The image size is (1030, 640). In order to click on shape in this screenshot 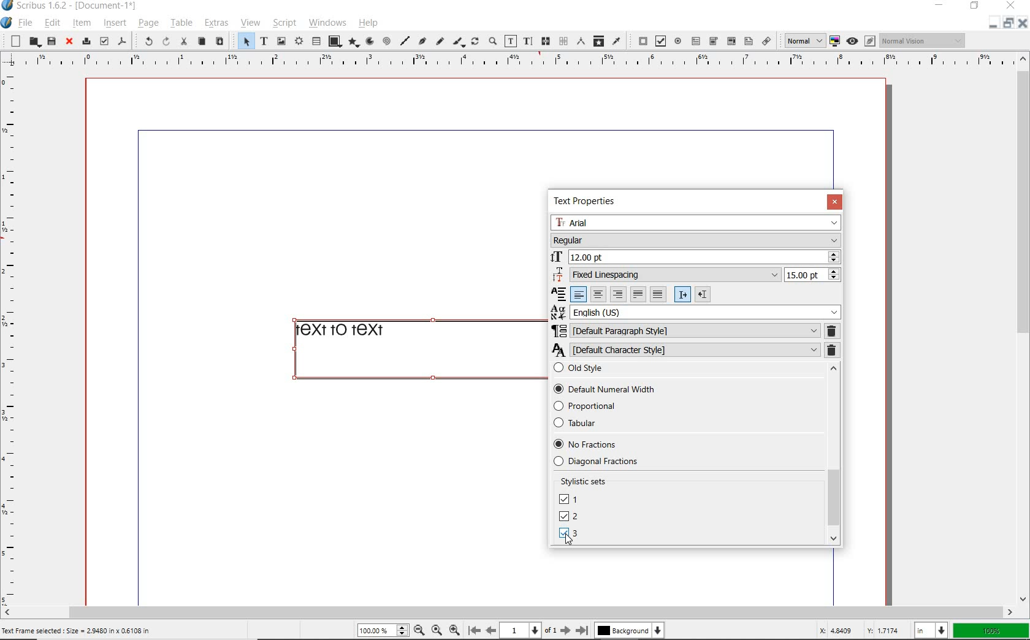, I will do `click(334, 42)`.